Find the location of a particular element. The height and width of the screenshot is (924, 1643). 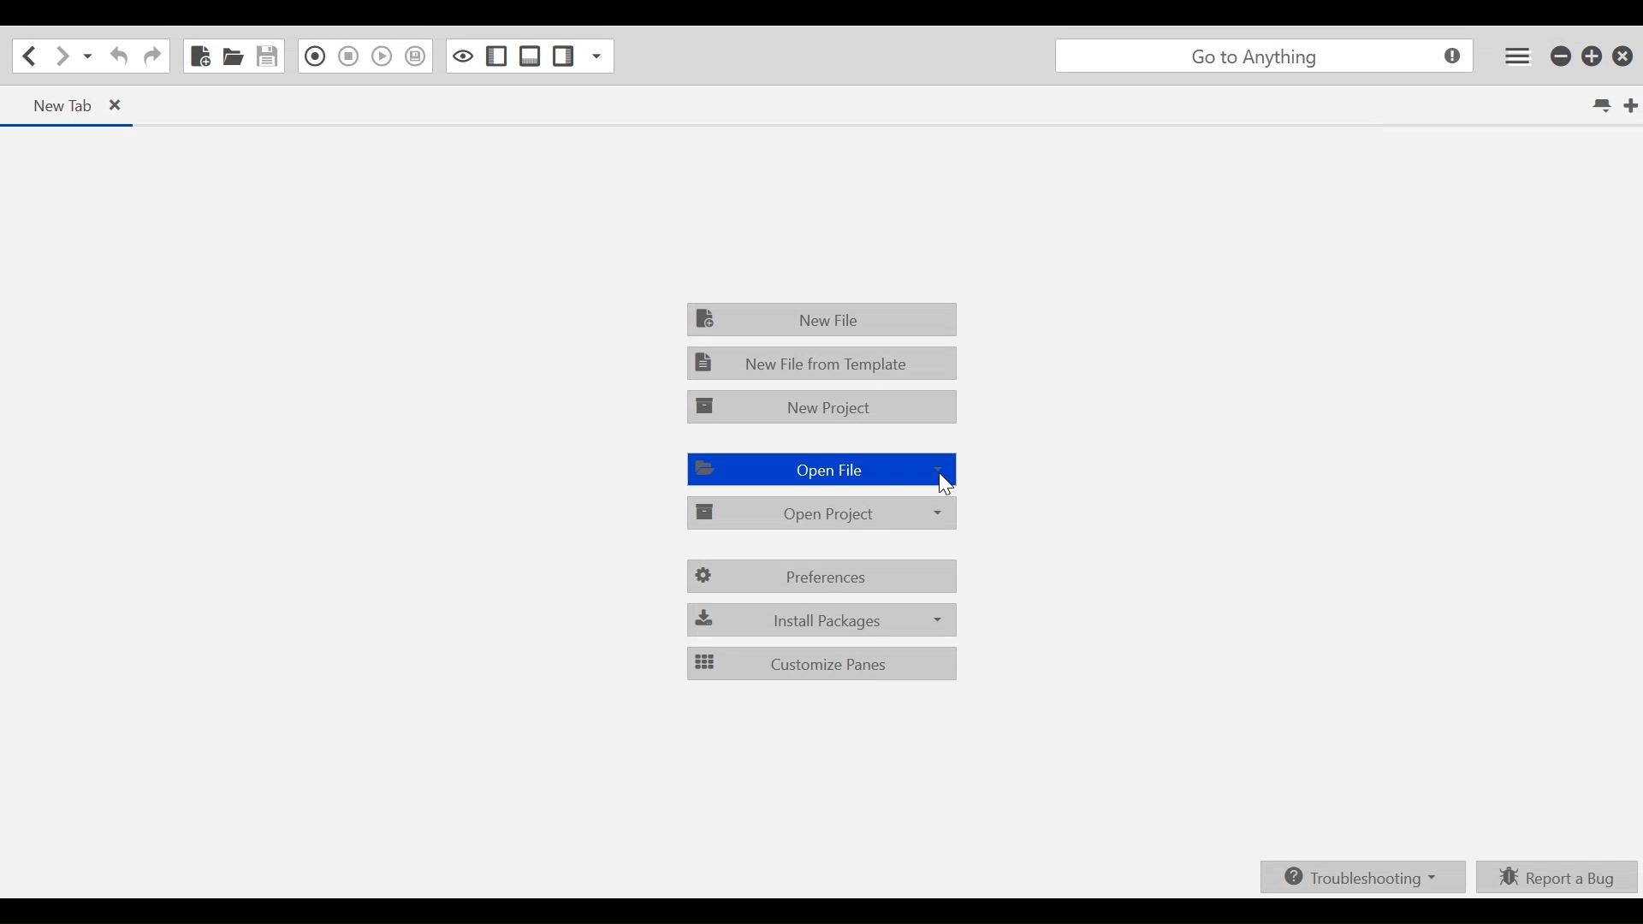

Show/Hide bottom Pane is located at coordinates (530, 56).